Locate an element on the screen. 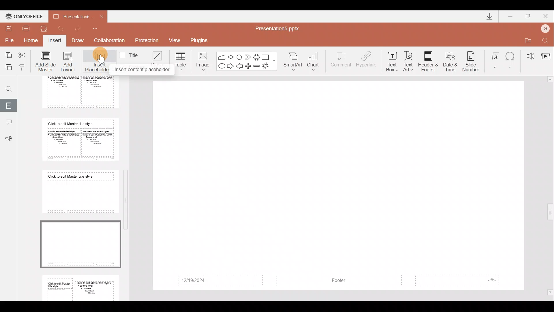 This screenshot has height=312, width=554. Close masters is located at coordinates (157, 55).